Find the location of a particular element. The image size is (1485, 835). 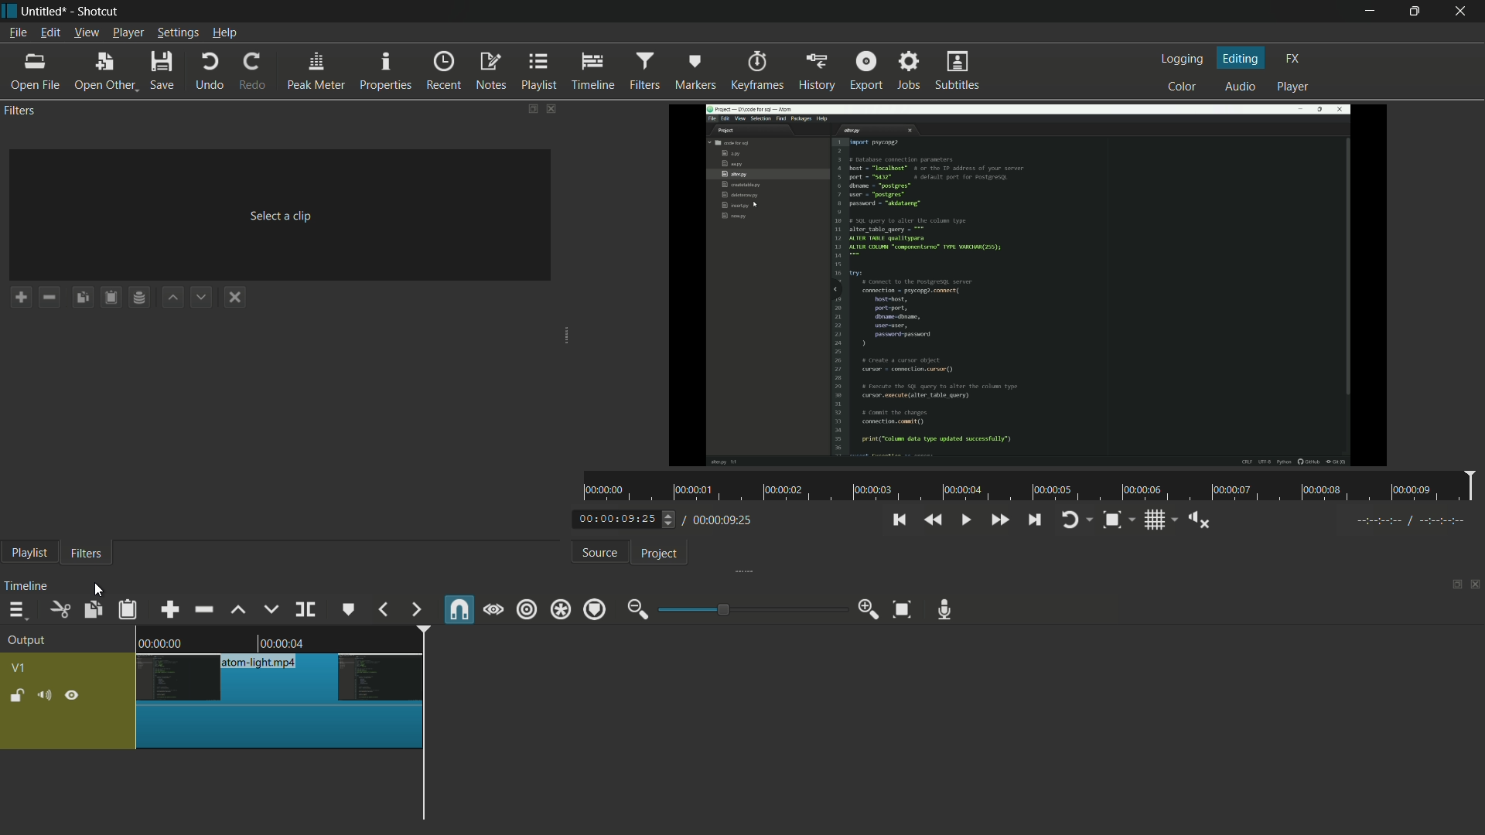

paste filters is located at coordinates (129, 609).